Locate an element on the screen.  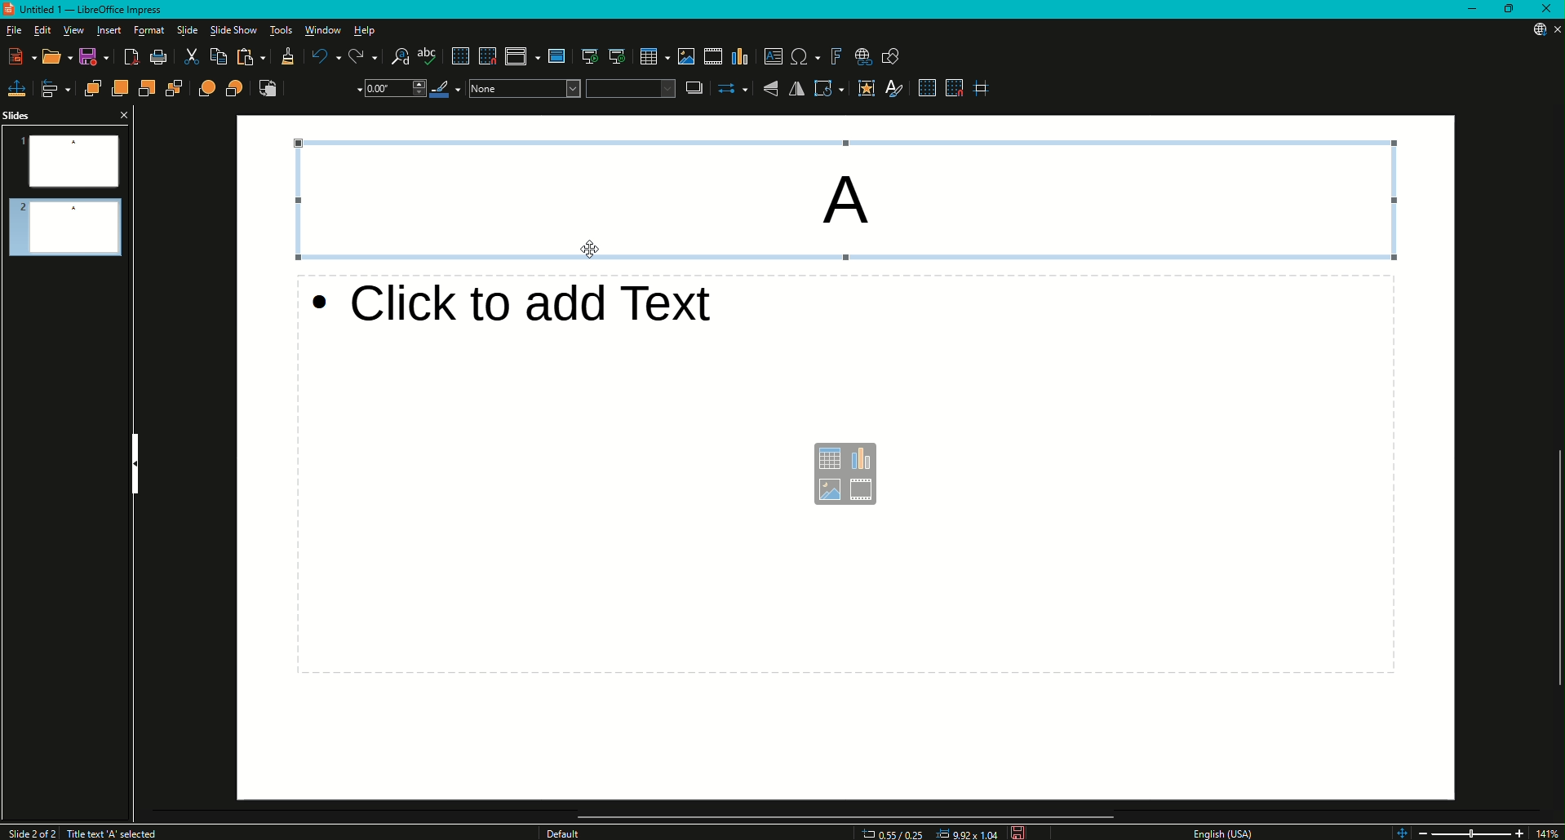
Print is located at coordinates (158, 56).